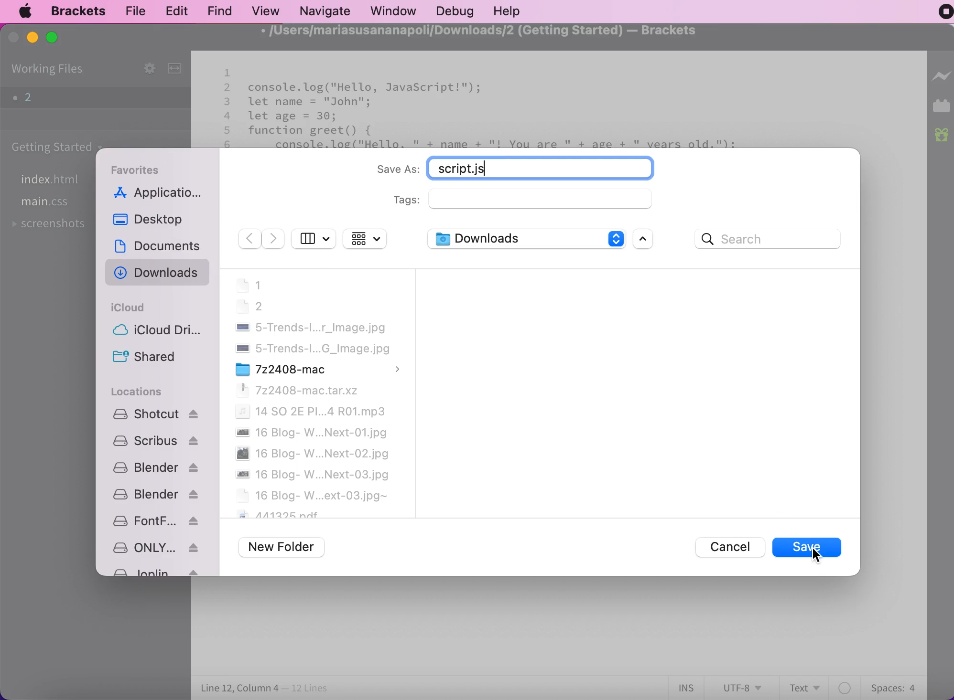 Image resolution: width=954 pixels, height=700 pixels. I want to click on applications, so click(159, 194).